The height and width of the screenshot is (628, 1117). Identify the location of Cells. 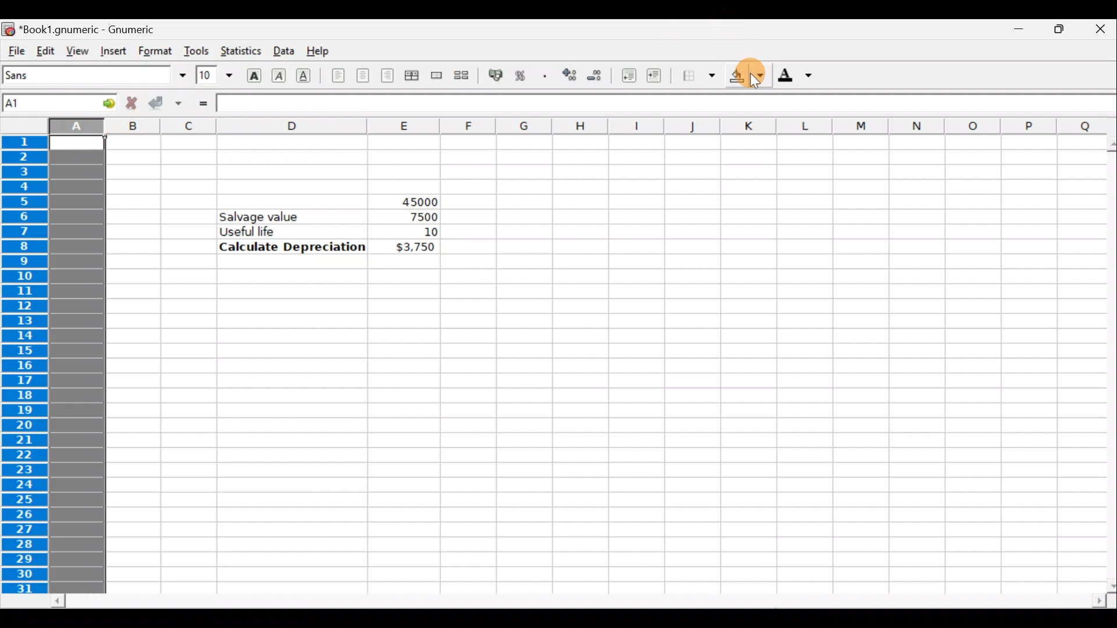
(582, 428).